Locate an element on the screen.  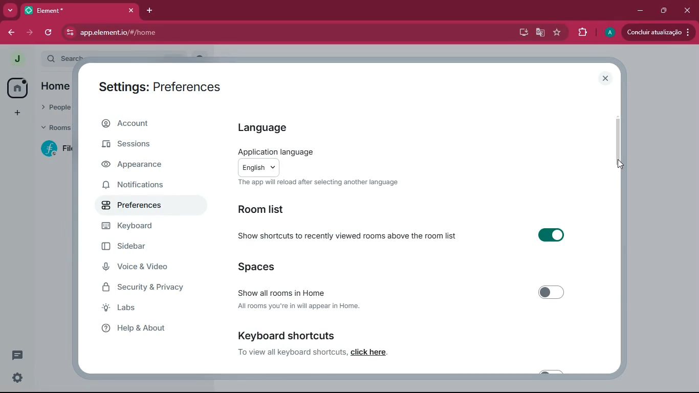
sidebar is located at coordinates (144, 248).